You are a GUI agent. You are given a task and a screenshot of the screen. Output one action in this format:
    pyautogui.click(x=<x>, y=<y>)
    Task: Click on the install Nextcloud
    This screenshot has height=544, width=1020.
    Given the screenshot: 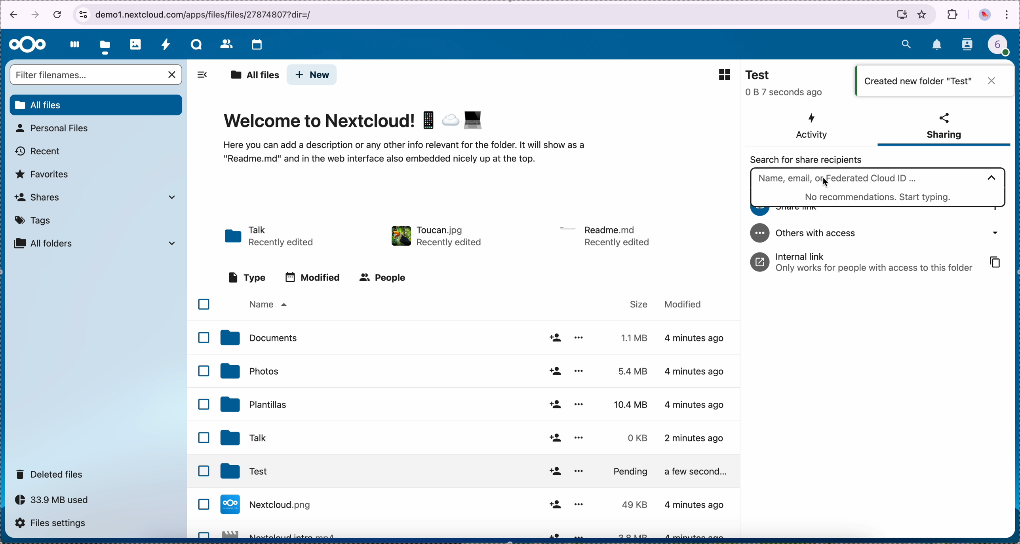 What is the action you would take?
    pyautogui.click(x=902, y=16)
    